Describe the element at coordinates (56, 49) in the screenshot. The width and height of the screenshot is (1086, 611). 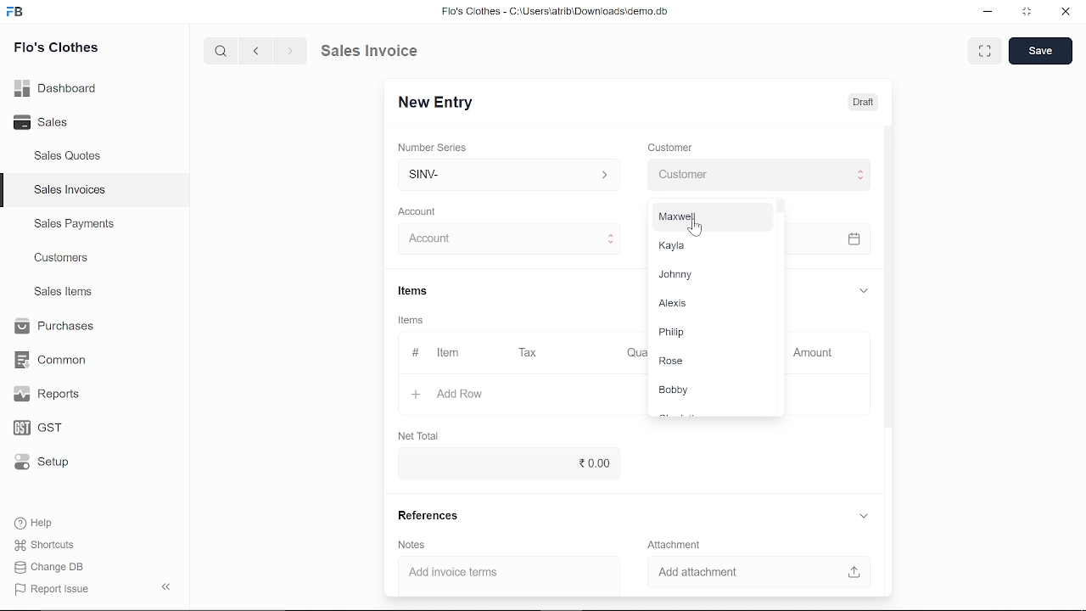
I see `Flo's Clothes` at that location.